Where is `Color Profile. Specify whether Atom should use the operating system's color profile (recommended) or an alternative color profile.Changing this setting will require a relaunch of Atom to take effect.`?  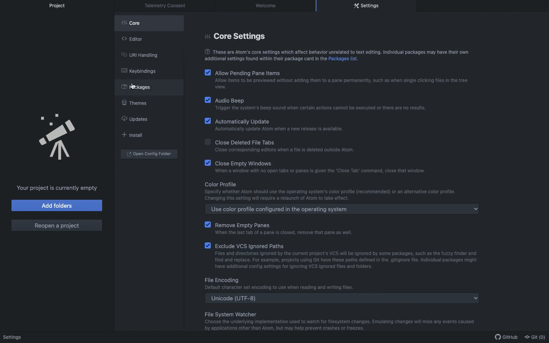 Color Profile. Specify whether Atom should use the operating system's color profile (recommended) or an alternative color profile.Changing this setting will require a relaunch of Atom to take effect. is located at coordinates (327, 191).